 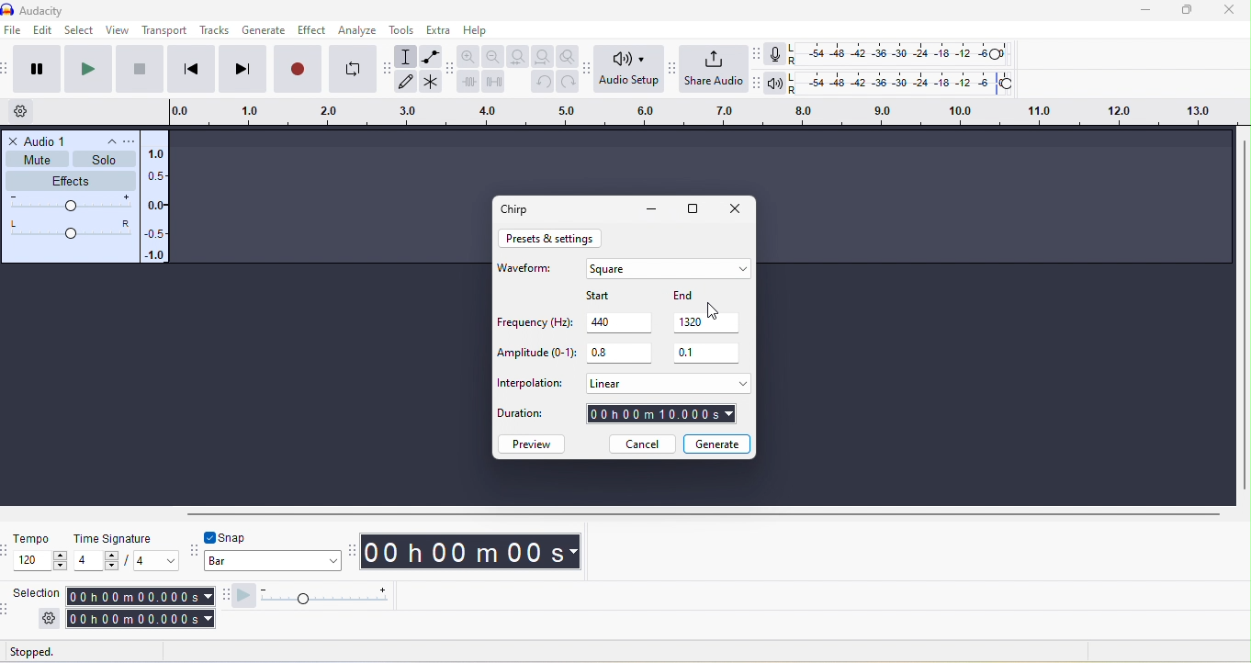 I want to click on volume, so click(x=71, y=205).